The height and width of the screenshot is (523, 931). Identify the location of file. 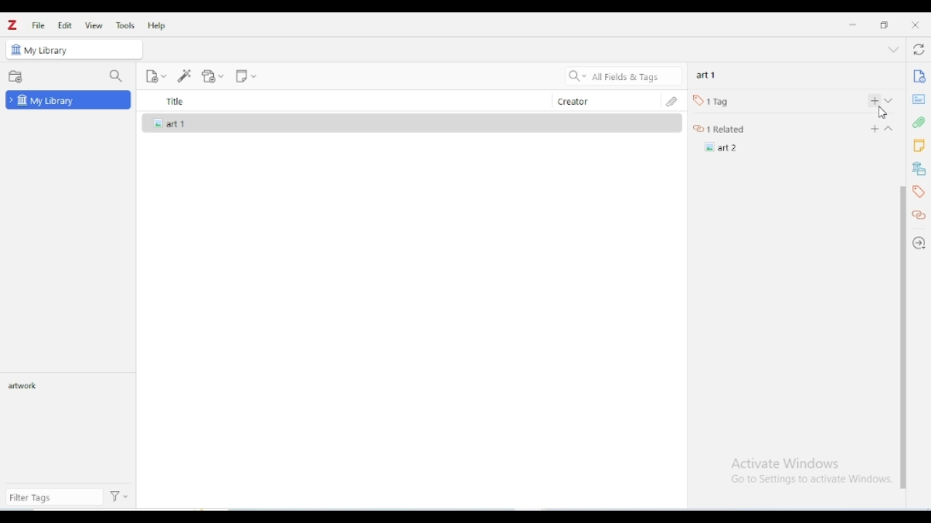
(39, 26).